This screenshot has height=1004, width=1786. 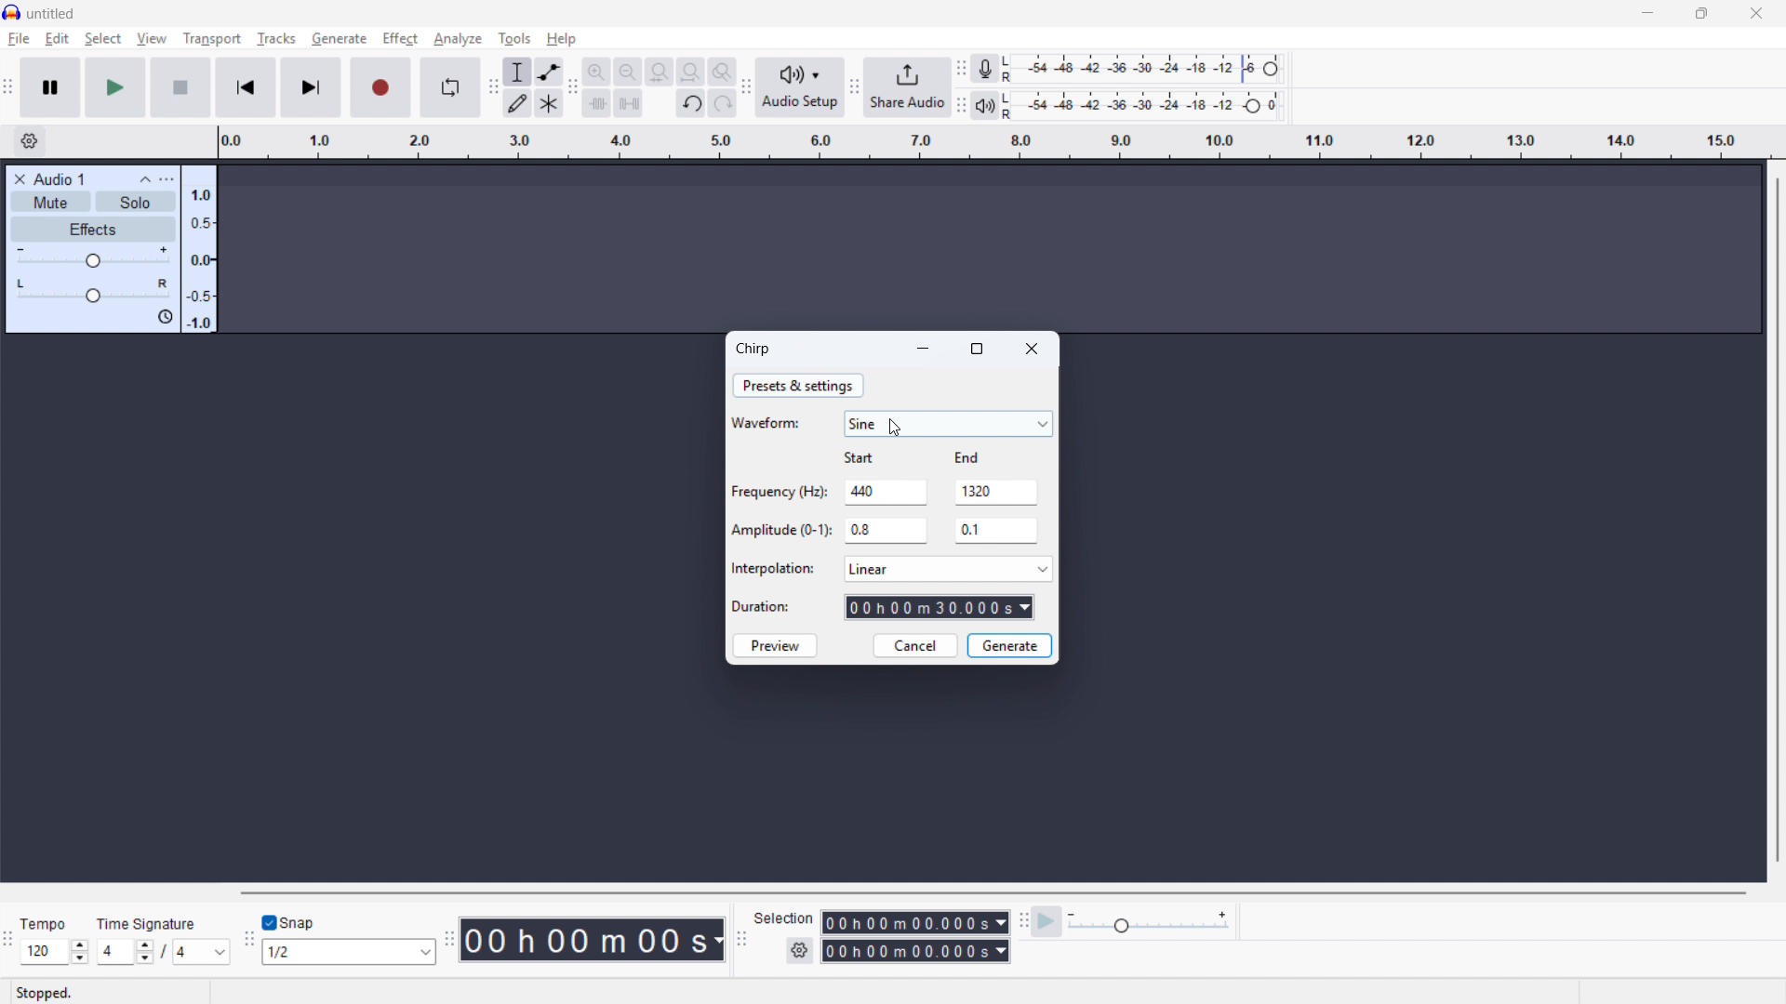 I want to click on Skip to end  , so click(x=311, y=87).